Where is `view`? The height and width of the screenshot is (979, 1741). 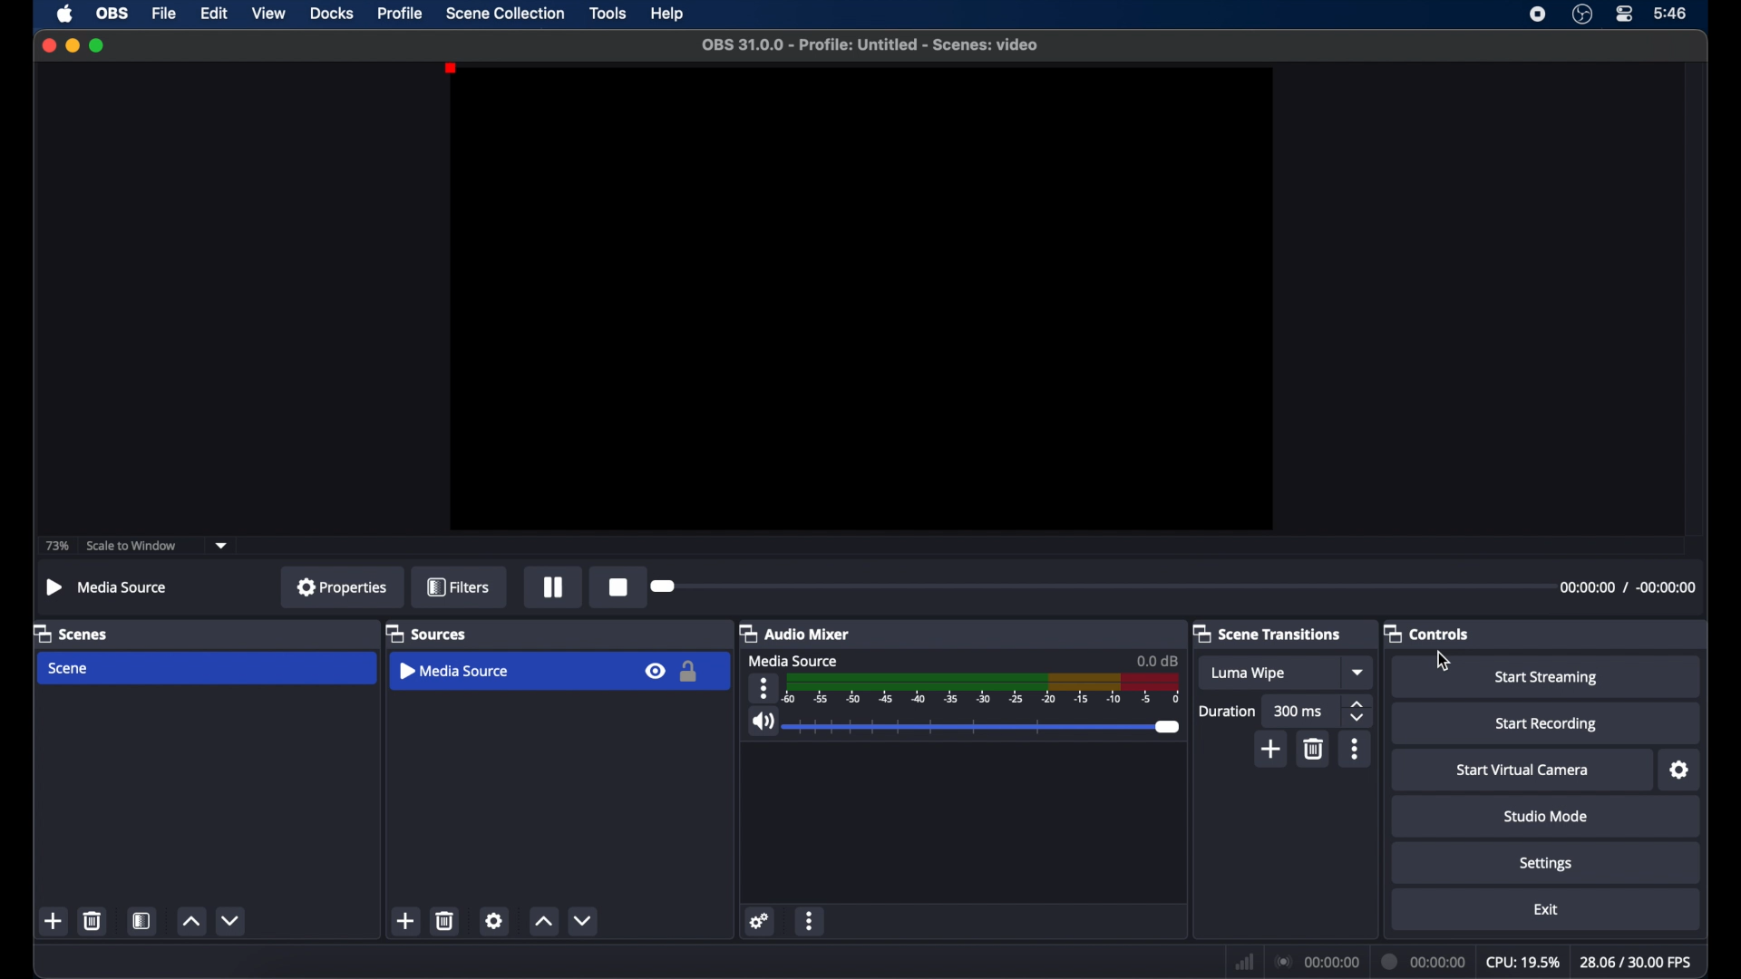
view is located at coordinates (268, 14).